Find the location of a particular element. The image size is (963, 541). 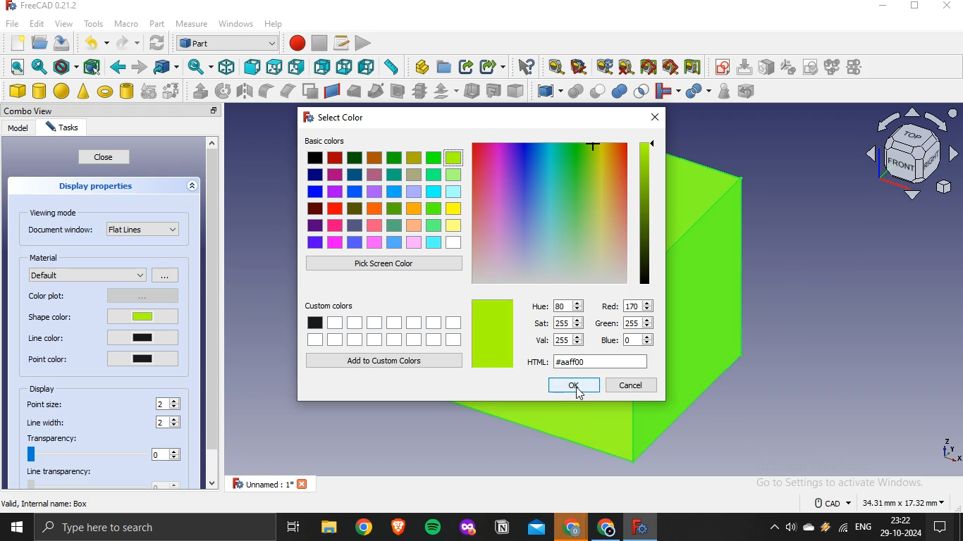

close is located at coordinates (214, 111).